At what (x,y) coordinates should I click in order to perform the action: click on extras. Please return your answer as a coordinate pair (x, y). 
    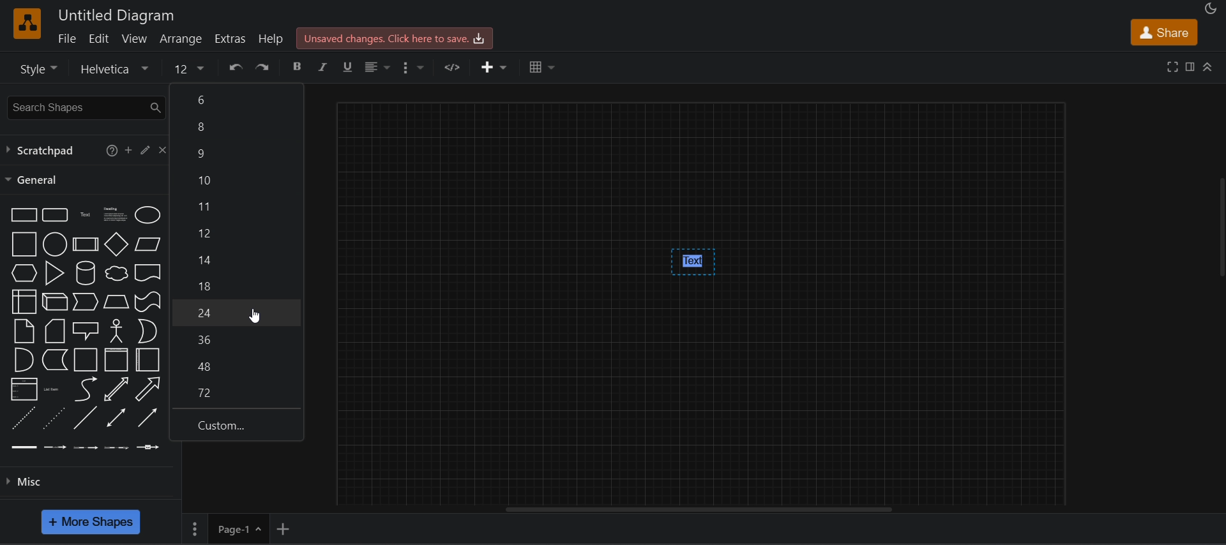
    Looking at the image, I should click on (231, 39).